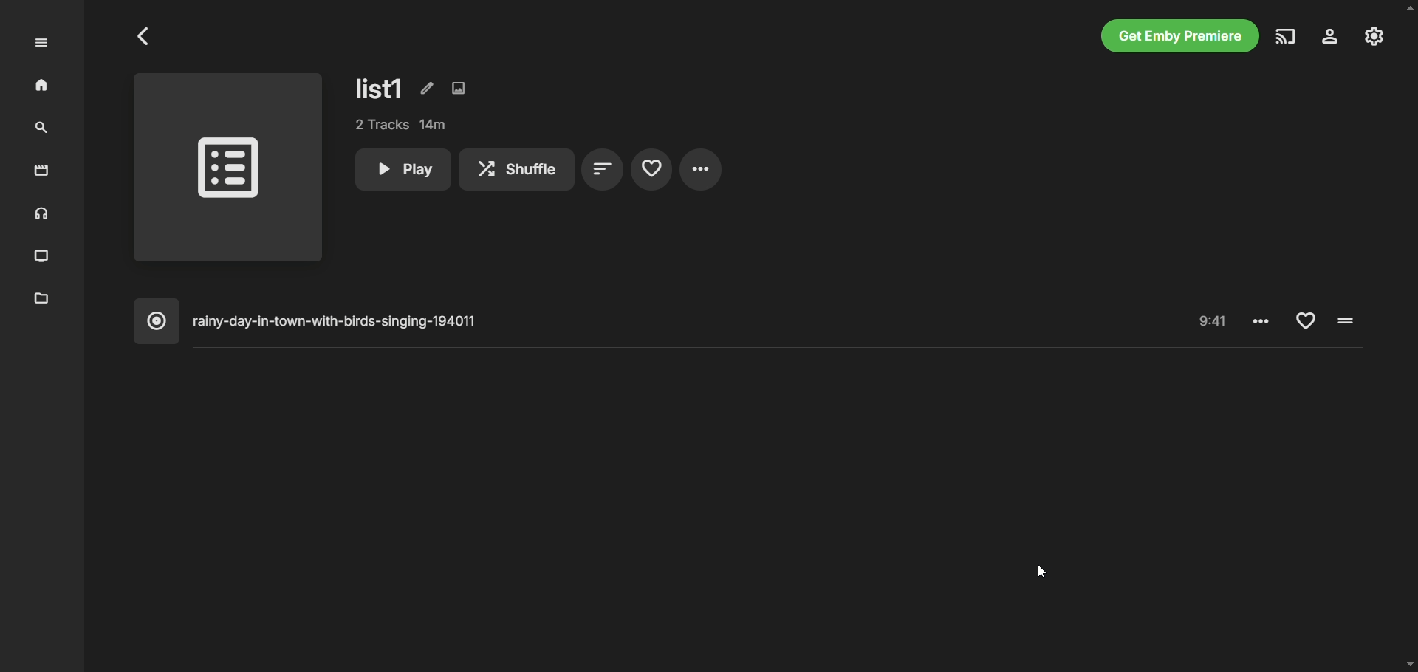  I want to click on movies, so click(42, 171).